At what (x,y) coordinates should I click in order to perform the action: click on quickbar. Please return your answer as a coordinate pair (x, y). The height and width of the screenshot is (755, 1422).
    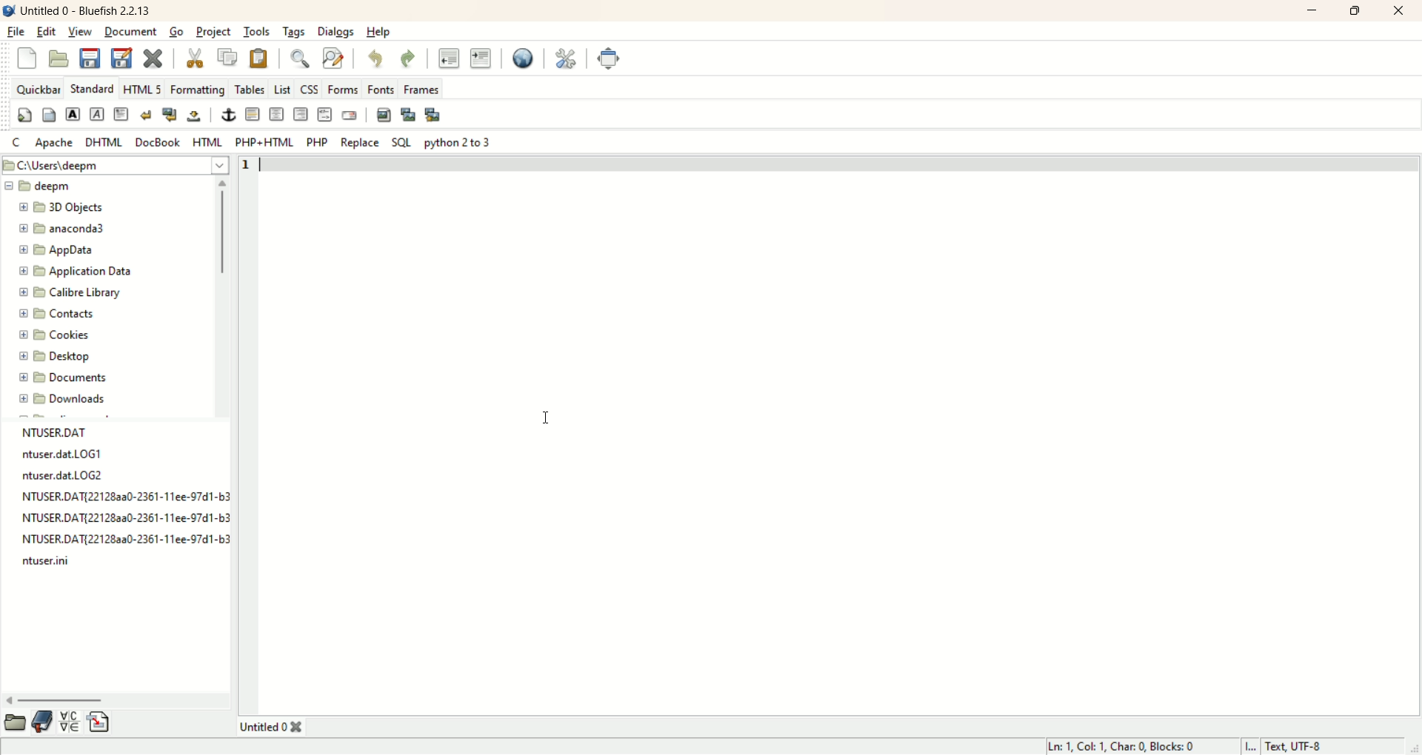
    Looking at the image, I should click on (38, 88).